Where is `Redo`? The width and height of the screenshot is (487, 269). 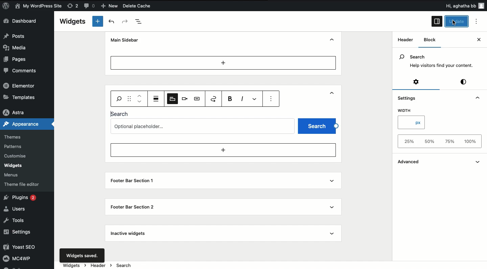 Redo is located at coordinates (125, 21).